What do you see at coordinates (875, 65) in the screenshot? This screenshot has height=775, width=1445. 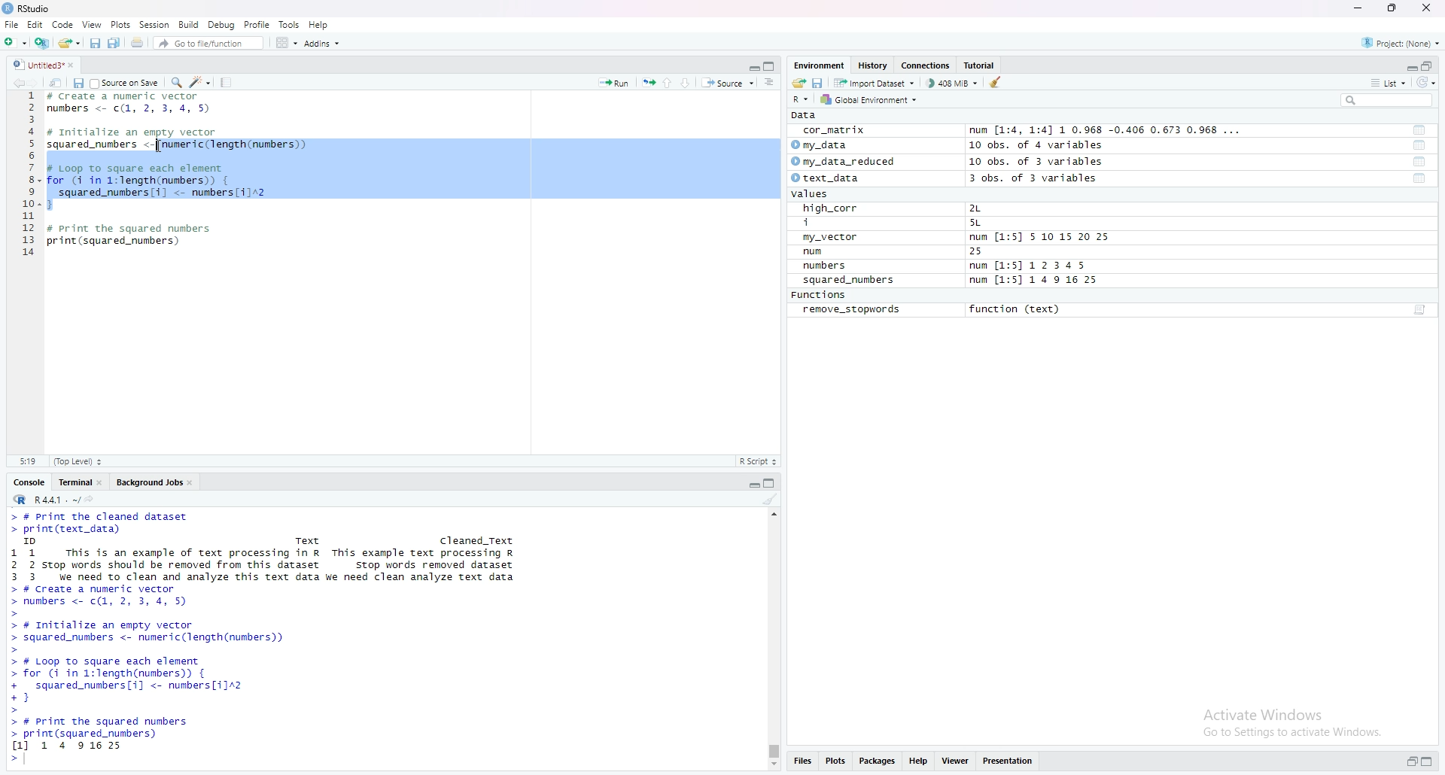 I see `History.` at bounding box center [875, 65].